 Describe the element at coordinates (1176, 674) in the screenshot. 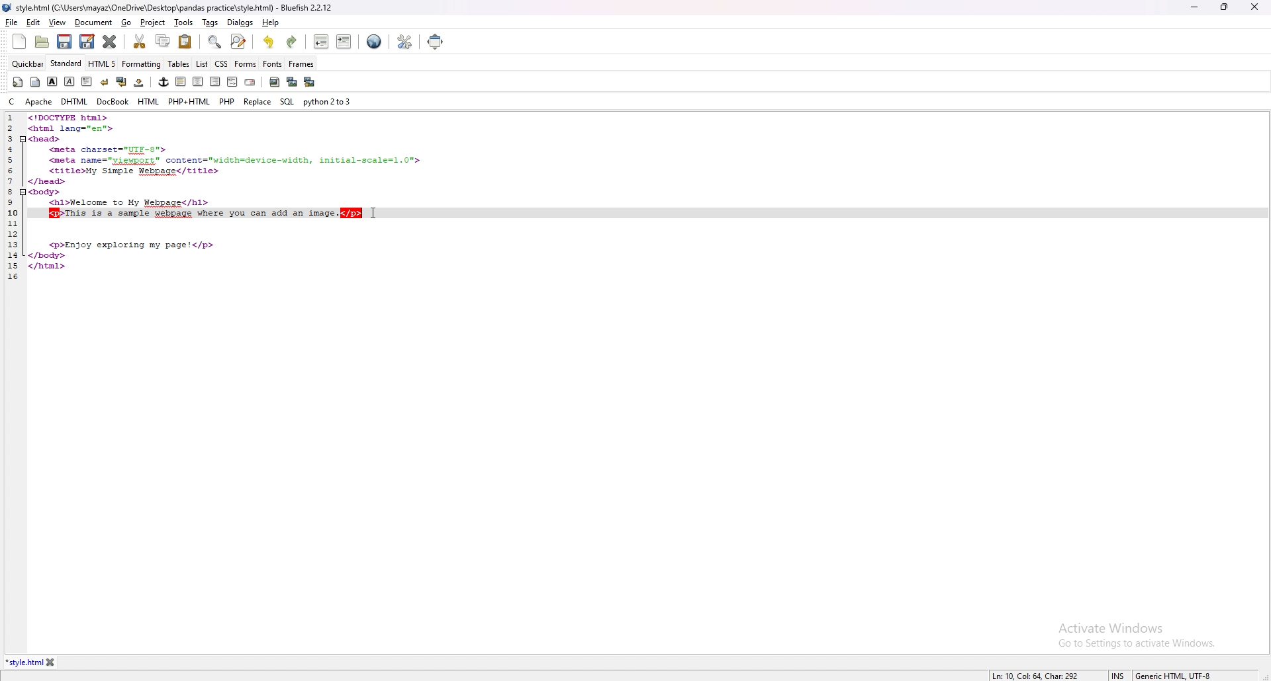

I see `Generic HTML UTF-8` at that location.